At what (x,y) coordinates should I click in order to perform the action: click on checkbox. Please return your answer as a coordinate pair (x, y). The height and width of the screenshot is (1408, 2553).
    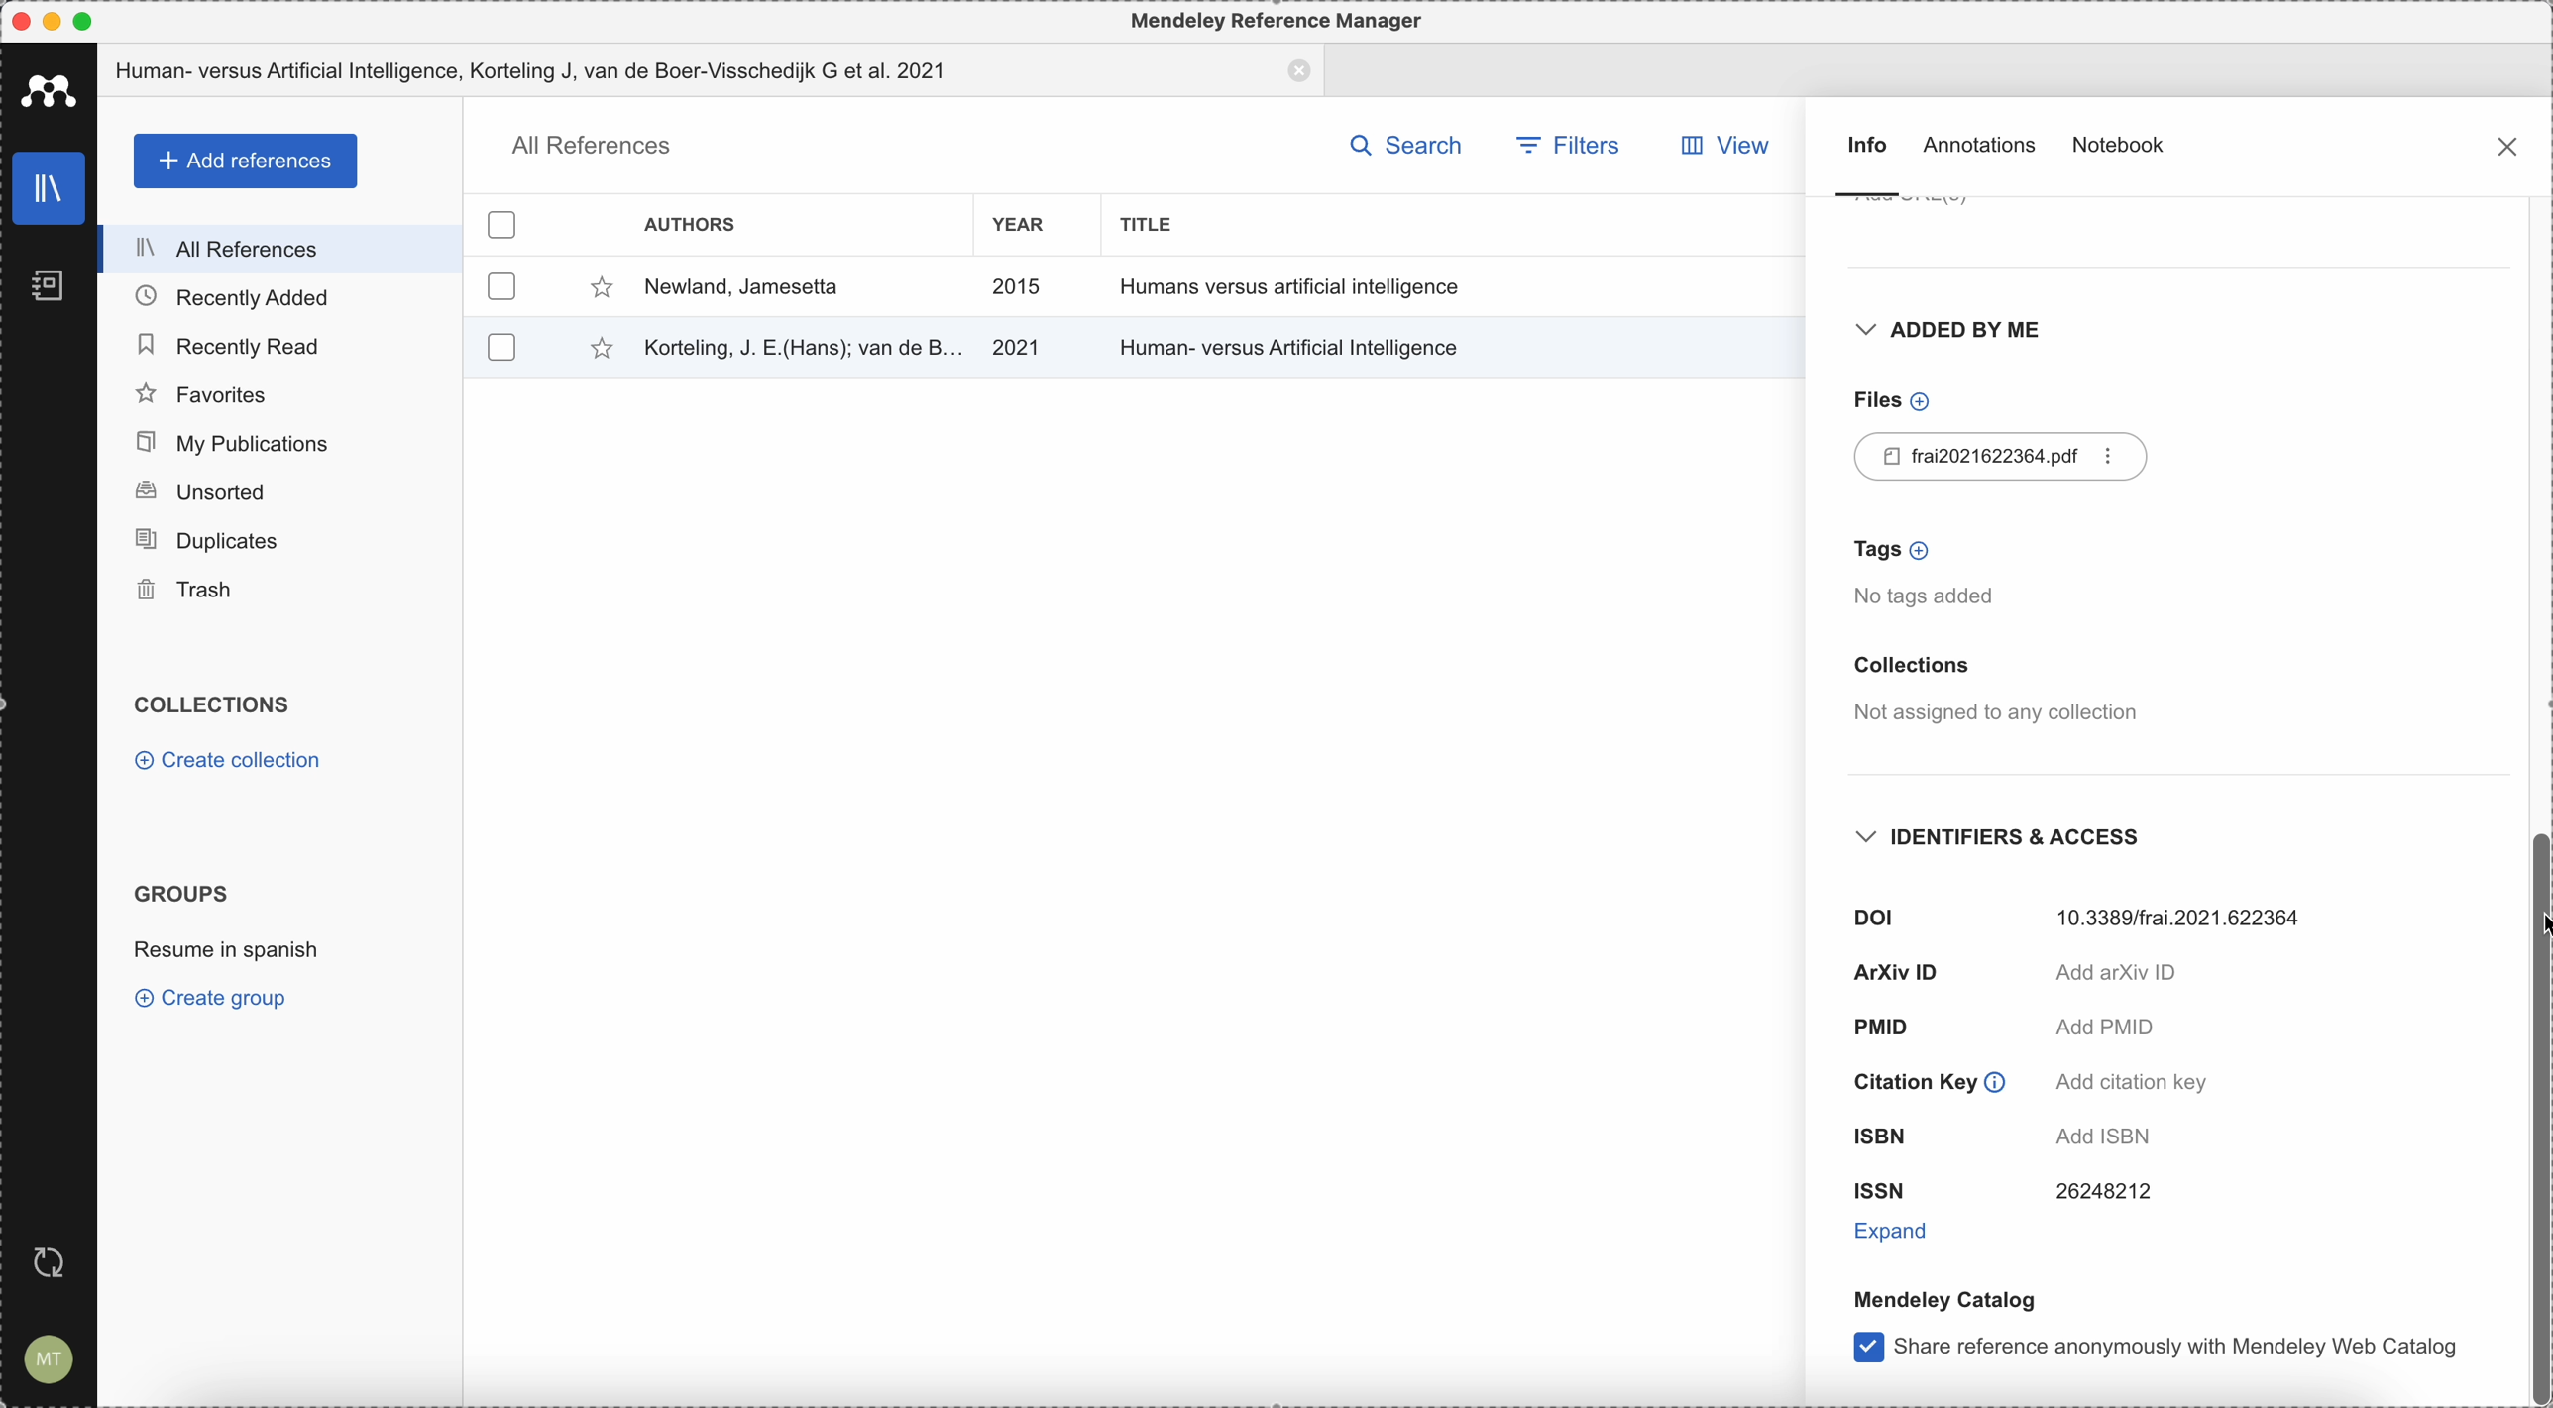
    Looking at the image, I should click on (502, 286).